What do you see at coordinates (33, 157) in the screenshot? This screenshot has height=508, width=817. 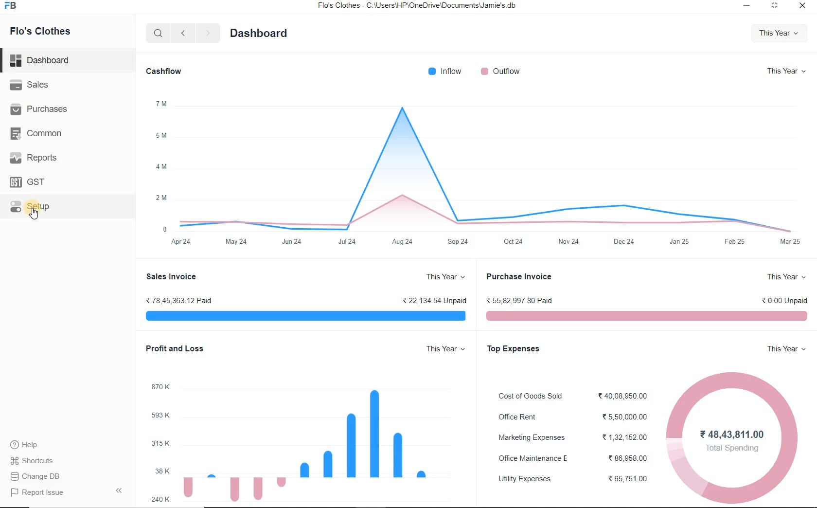 I see `Reports` at bounding box center [33, 157].